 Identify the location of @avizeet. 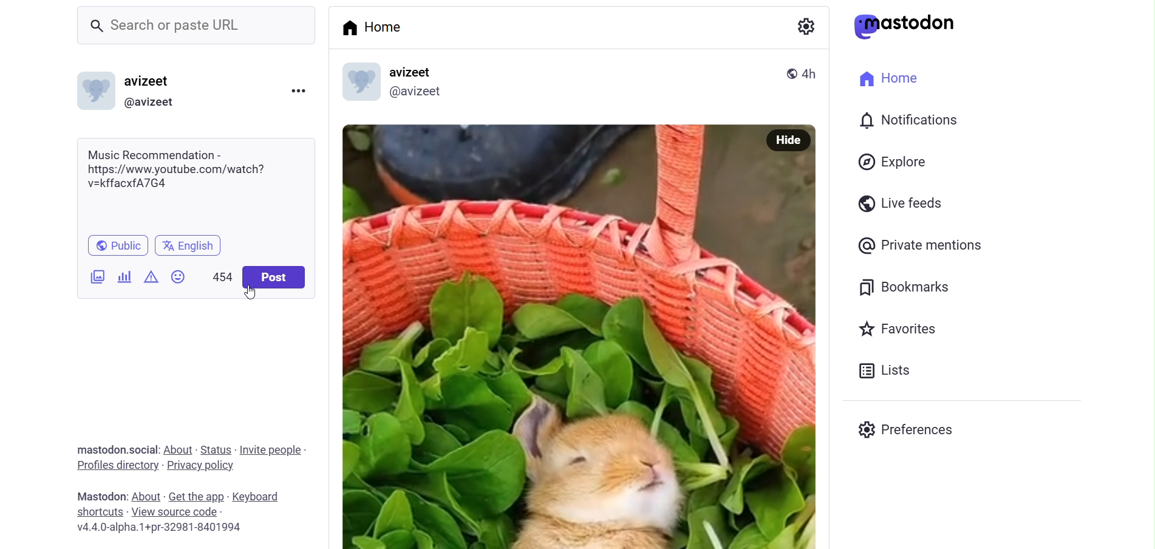
(156, 104).